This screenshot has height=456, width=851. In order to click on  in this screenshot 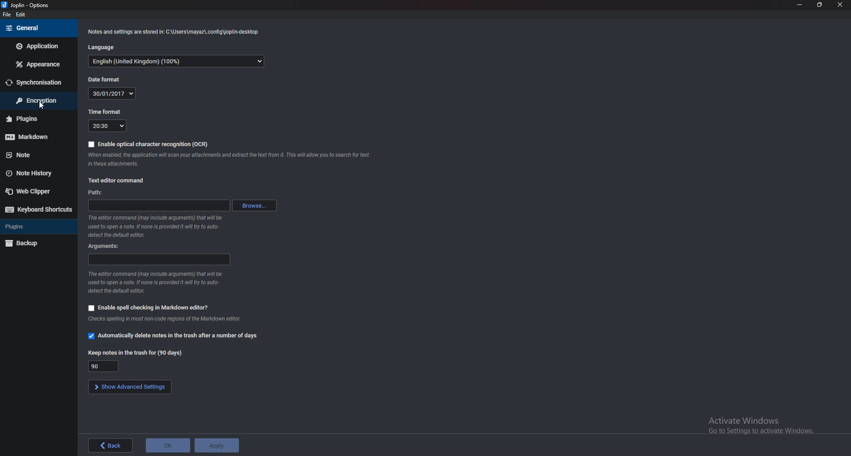, I will do `click(40, 106)`.